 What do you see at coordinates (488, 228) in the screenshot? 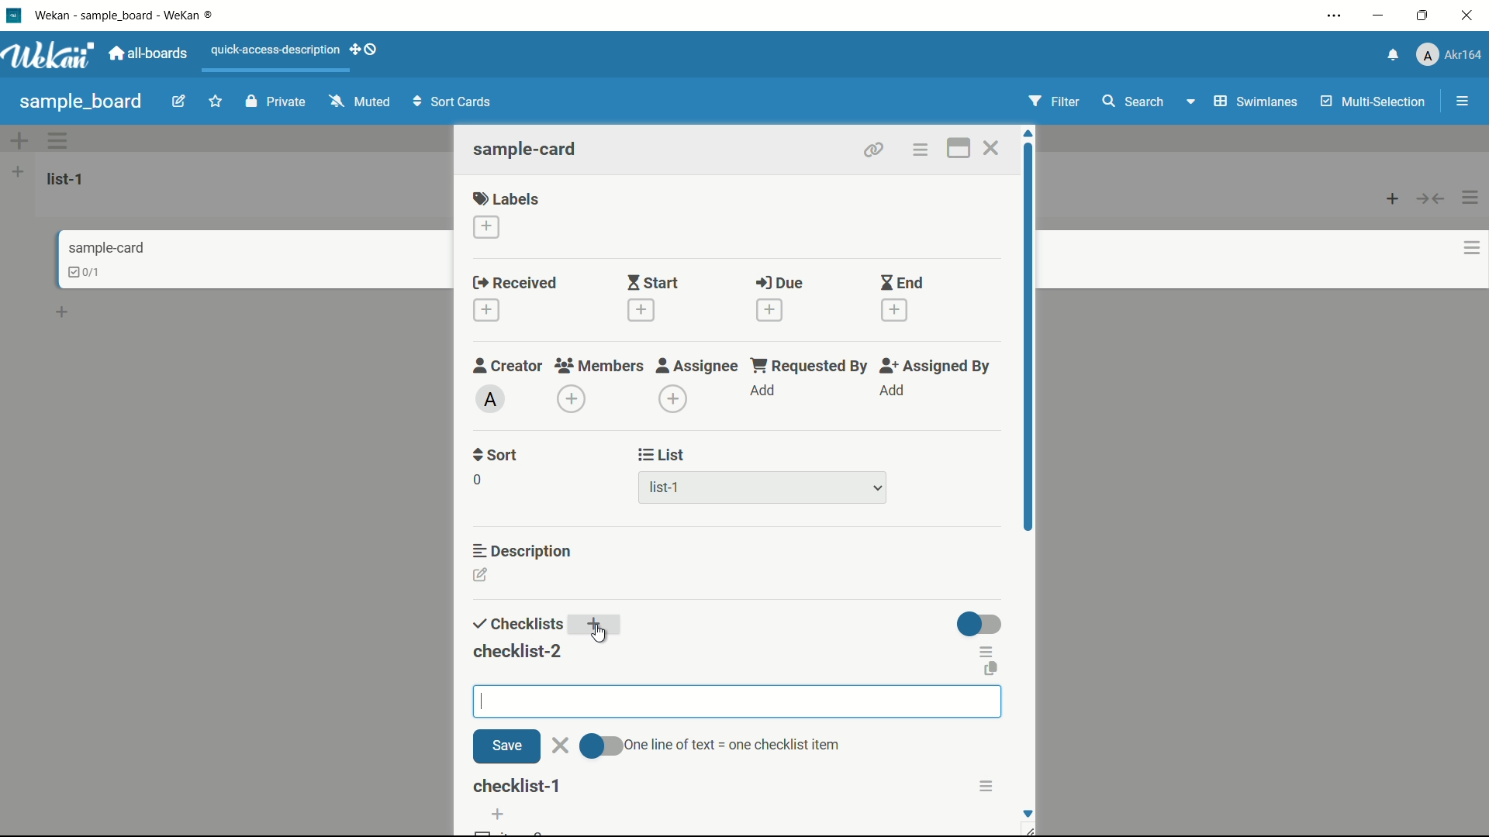
I see `add label` at bounding box center [488, 228].